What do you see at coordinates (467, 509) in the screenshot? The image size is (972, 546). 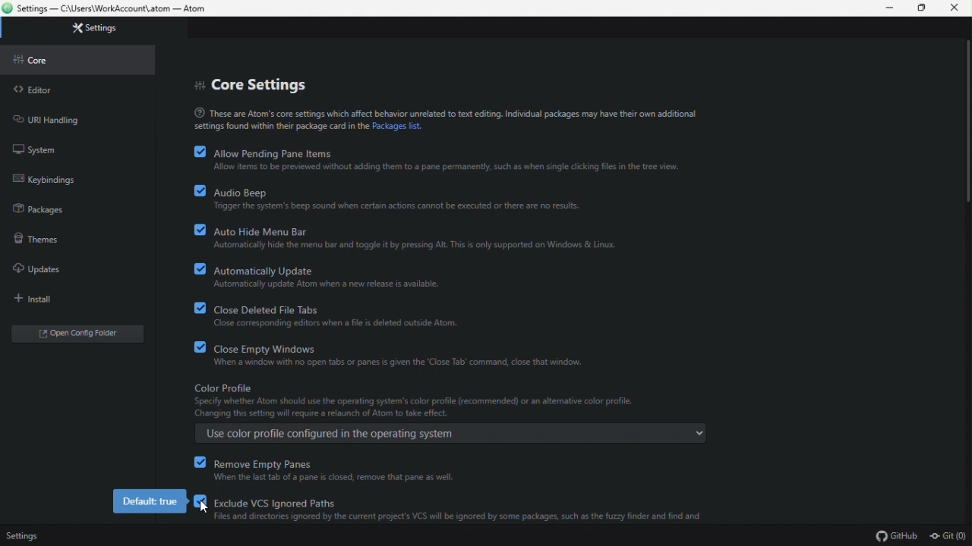 I see `exclude vcs ignored paths (enabled) ` at bounding box center [467, 509].